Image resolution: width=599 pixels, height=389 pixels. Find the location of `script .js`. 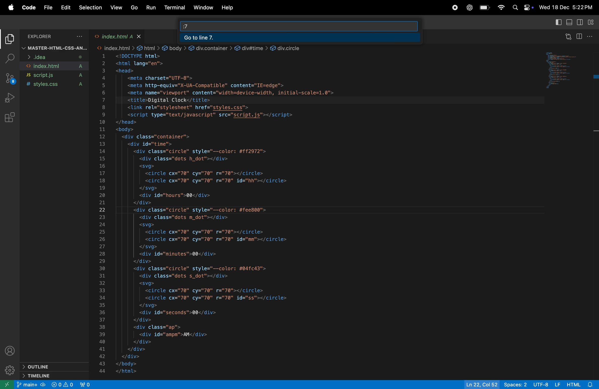

script .js is located at coordinates (56, 75).